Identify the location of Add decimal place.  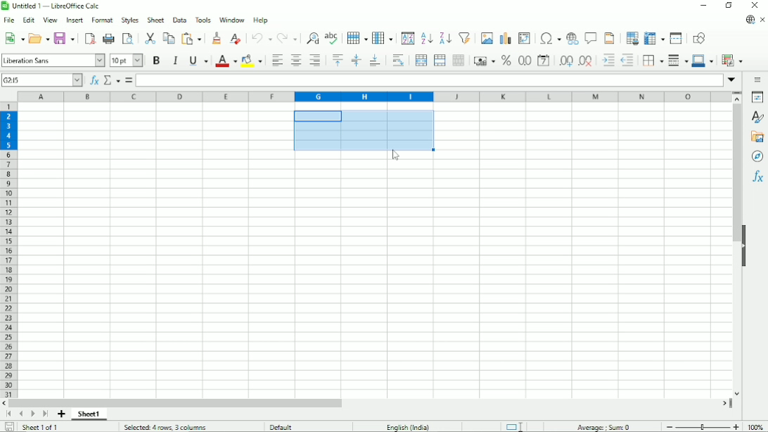
(565, 62).